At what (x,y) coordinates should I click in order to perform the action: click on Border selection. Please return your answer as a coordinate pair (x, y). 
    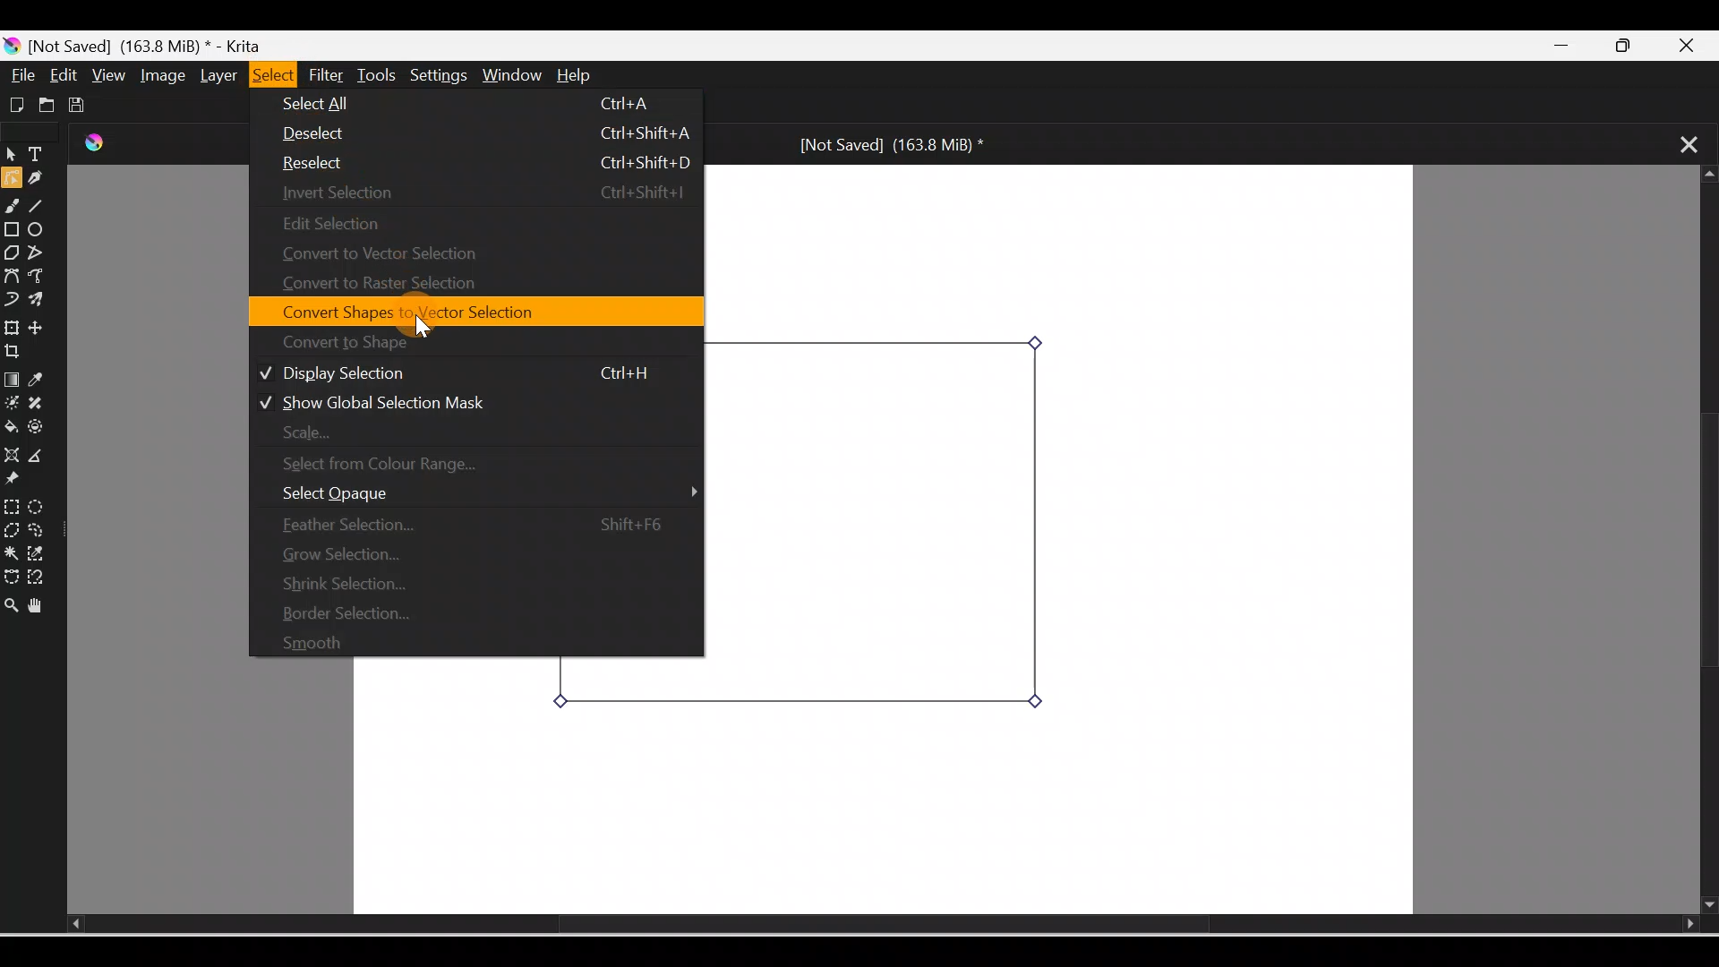
    Looking at the image, I should click on (475, 611).